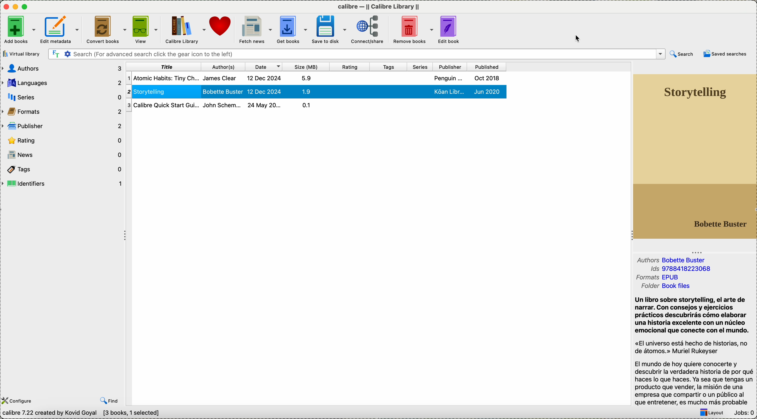 This screenshot has height=419, width=757. I want to click on formats, so click(673, 269).